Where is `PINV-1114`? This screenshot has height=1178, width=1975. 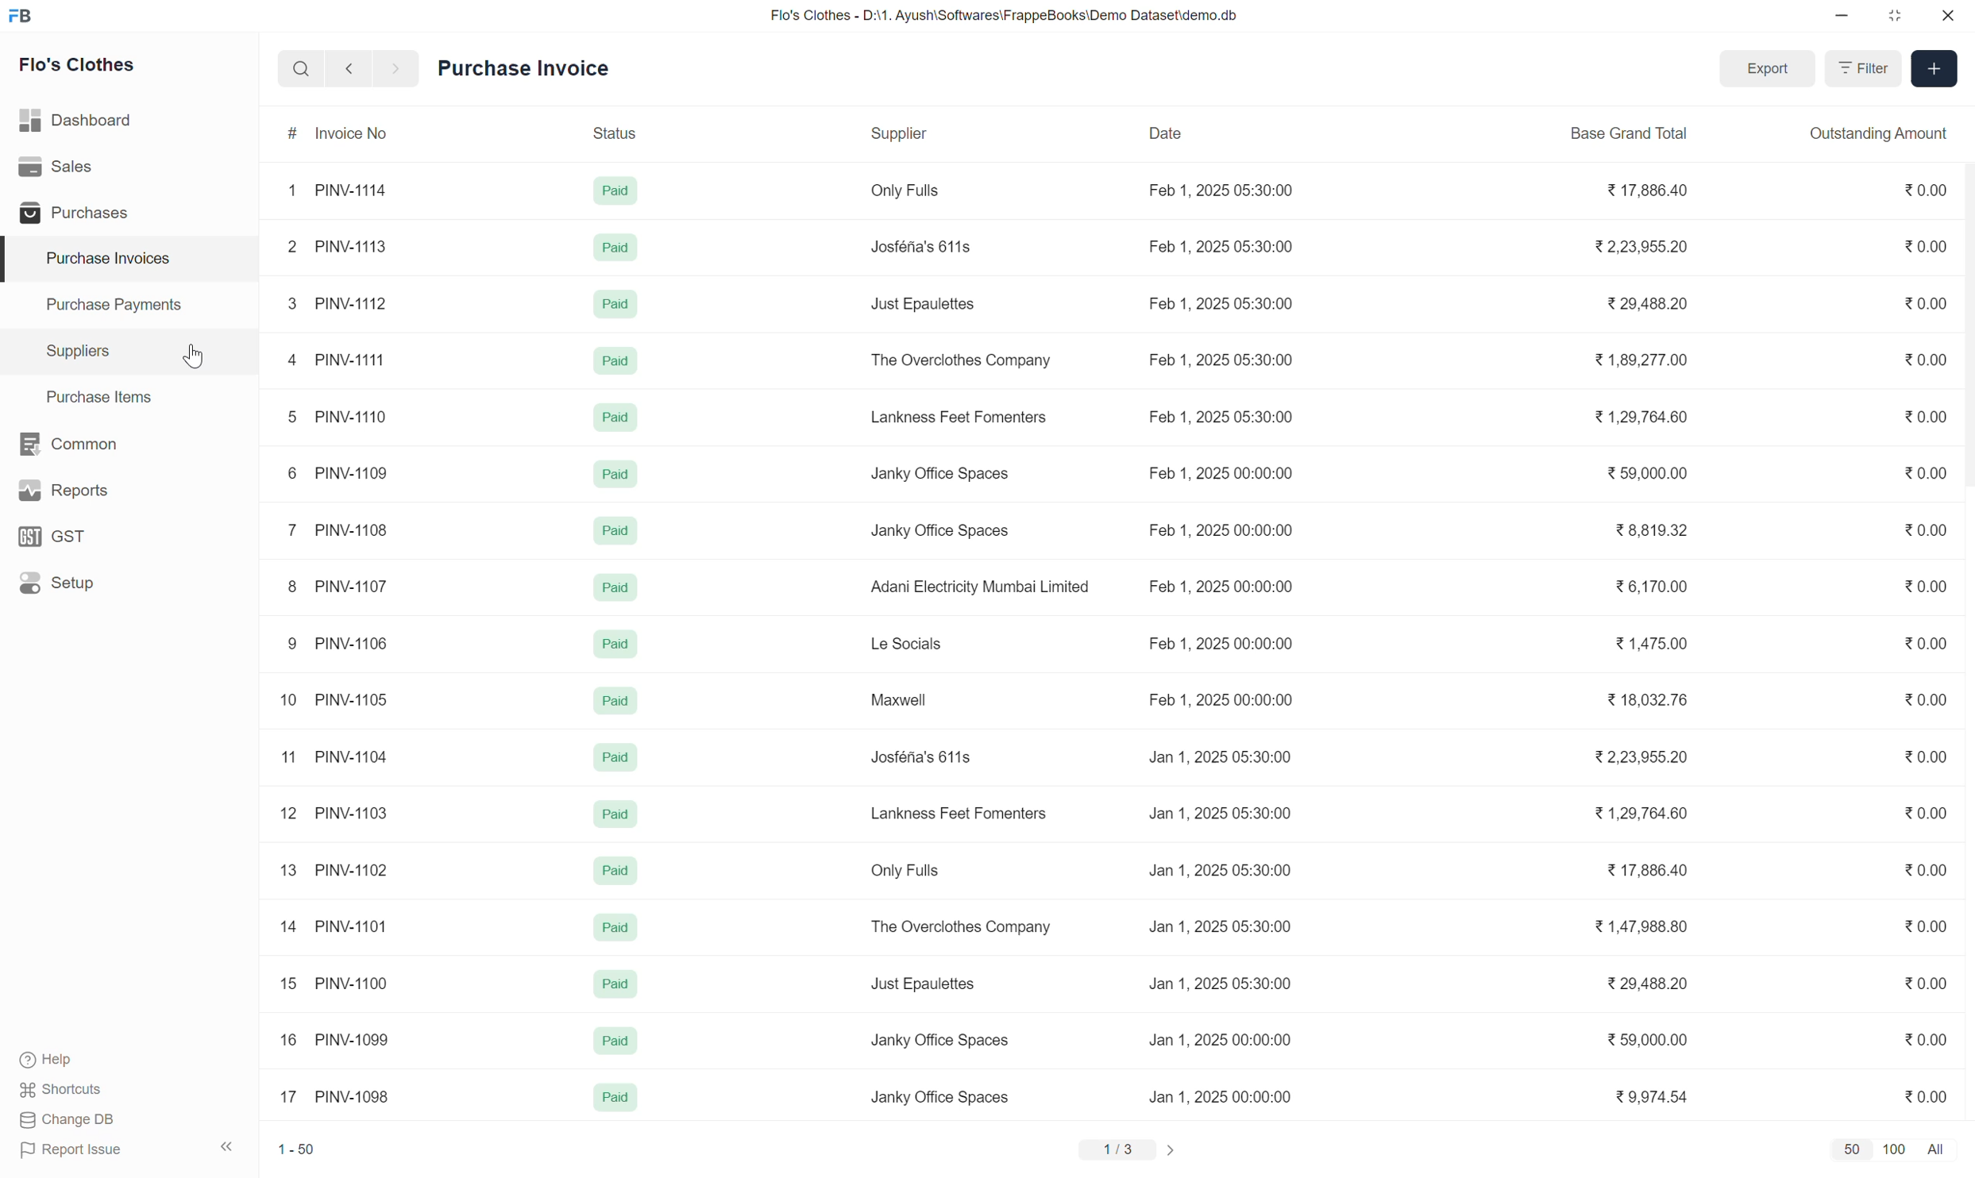
PINV-1114 is located at coordinates (355, 189).